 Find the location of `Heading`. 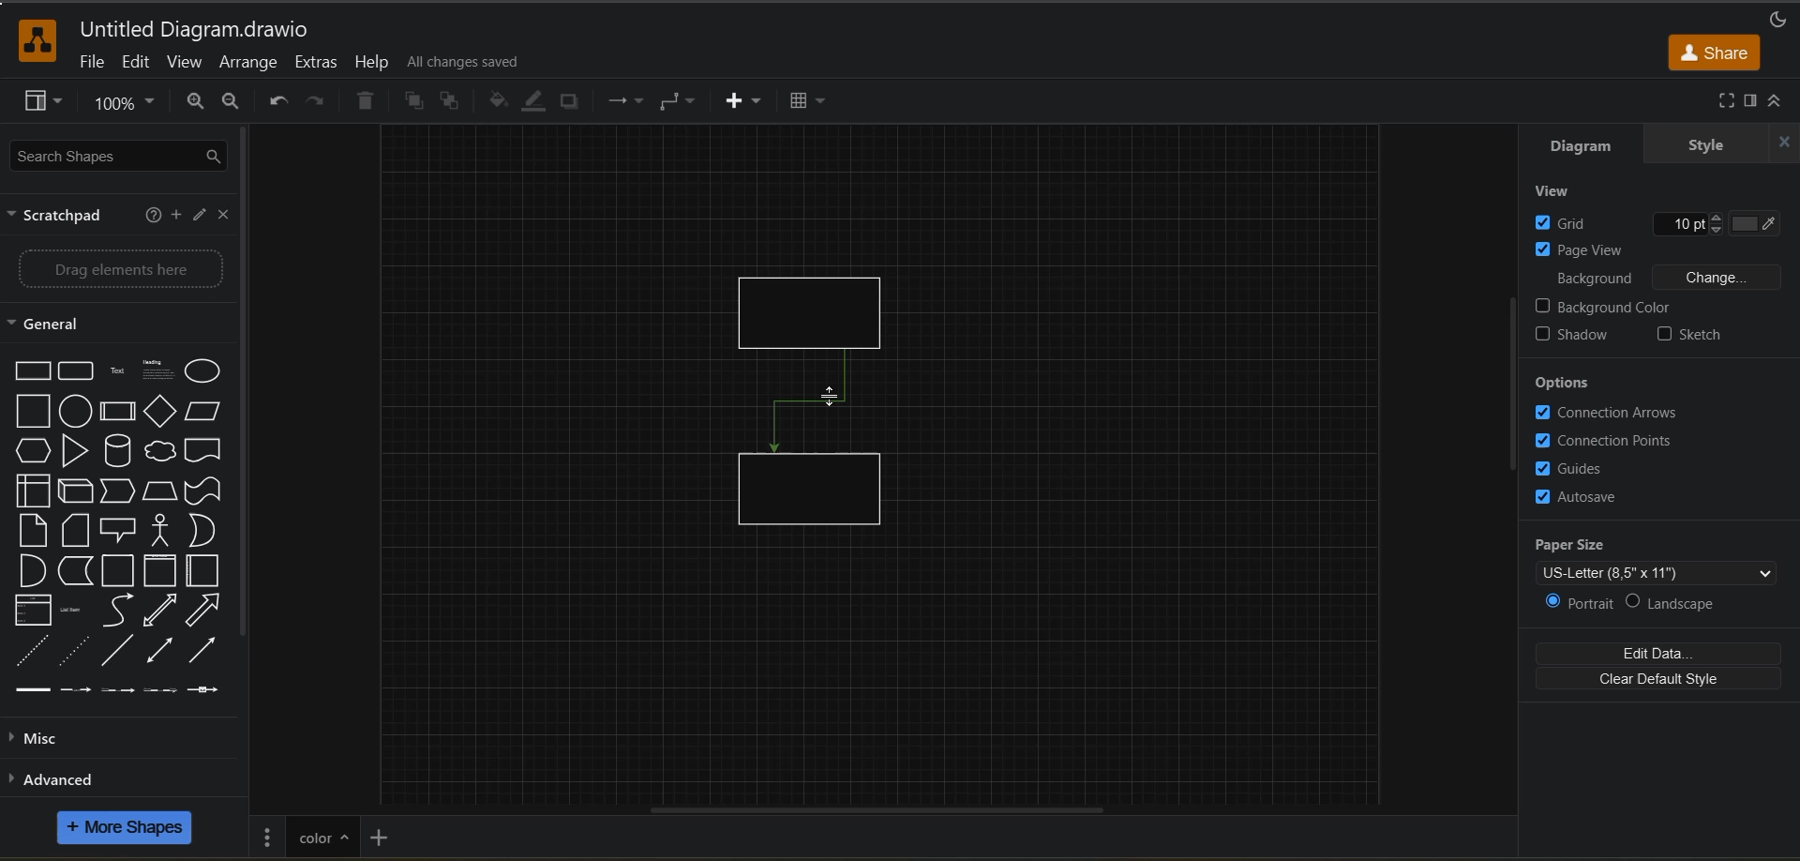

Heading is located at coordinates (159, 370).